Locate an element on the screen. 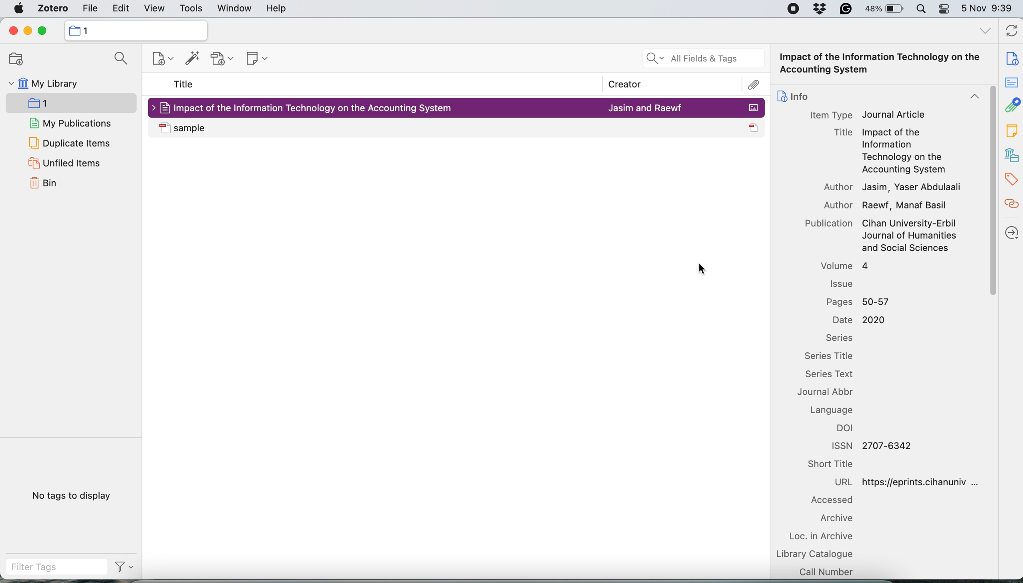 This screenshot has width=1023, height=583. Author Raewf, Manaf Basil is located at coordinates (887, 207).